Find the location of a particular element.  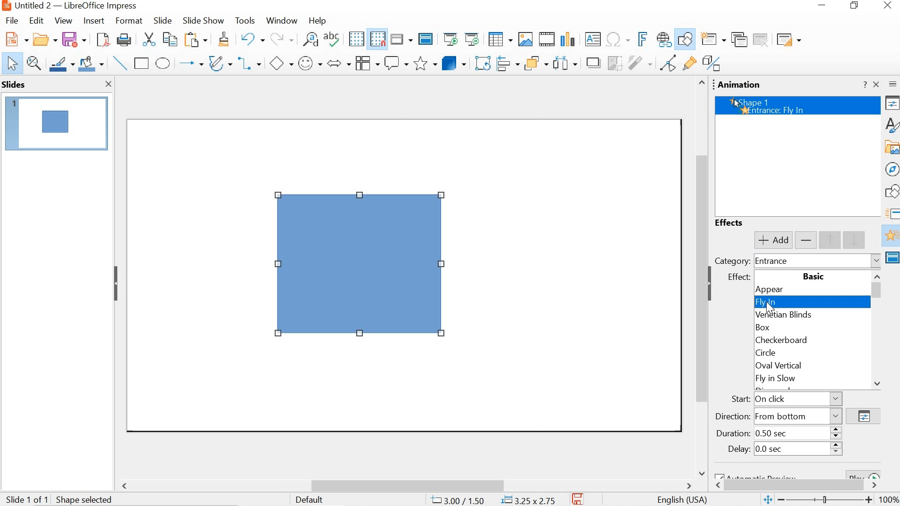

file is located at coordinates (12, 21).